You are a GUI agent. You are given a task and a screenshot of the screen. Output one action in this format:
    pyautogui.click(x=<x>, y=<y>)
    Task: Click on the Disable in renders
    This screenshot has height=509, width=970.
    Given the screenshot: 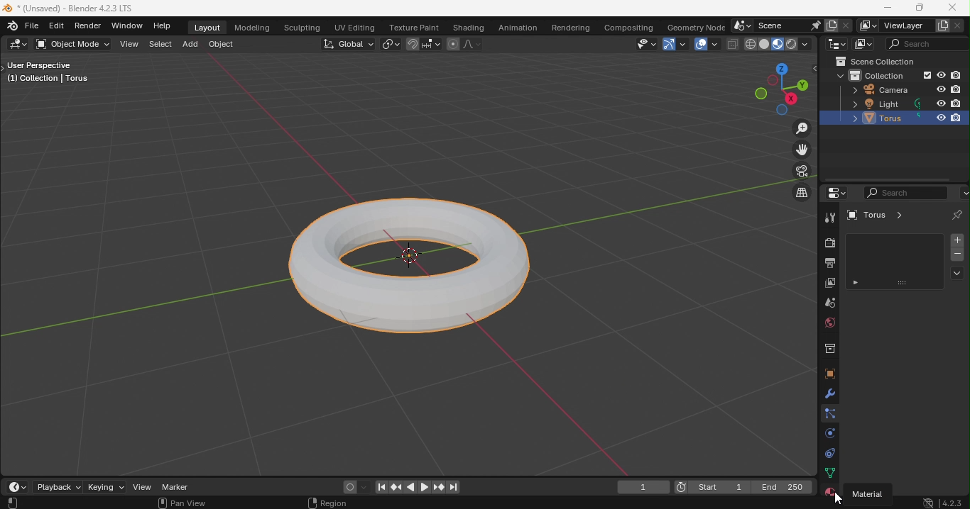 What is the action you would take?
    pyautogui.click(x=957, y=104)
    